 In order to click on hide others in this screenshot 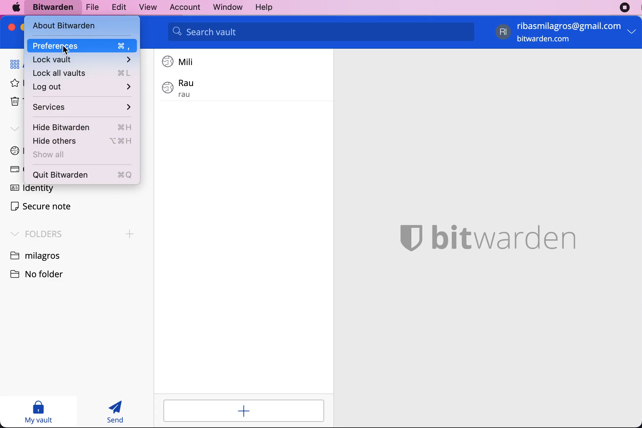, I will do `click(83, 142)`.